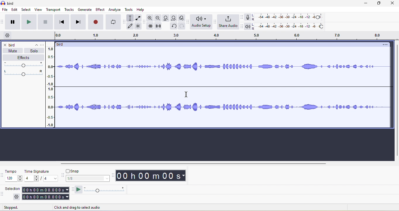 The width and height of the screenshot is (399, 211). What do you see at coordinates (228, 22) in the screenshot?
I see `share audio` at bounding box center [228, 22].